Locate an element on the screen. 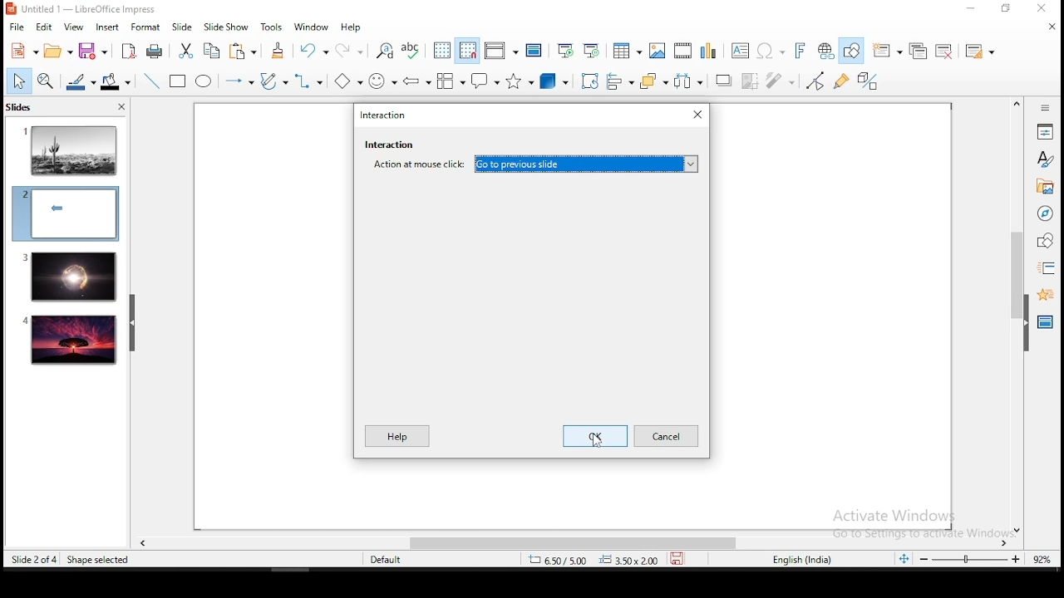  crop tool is located at coordinates (590, 81).